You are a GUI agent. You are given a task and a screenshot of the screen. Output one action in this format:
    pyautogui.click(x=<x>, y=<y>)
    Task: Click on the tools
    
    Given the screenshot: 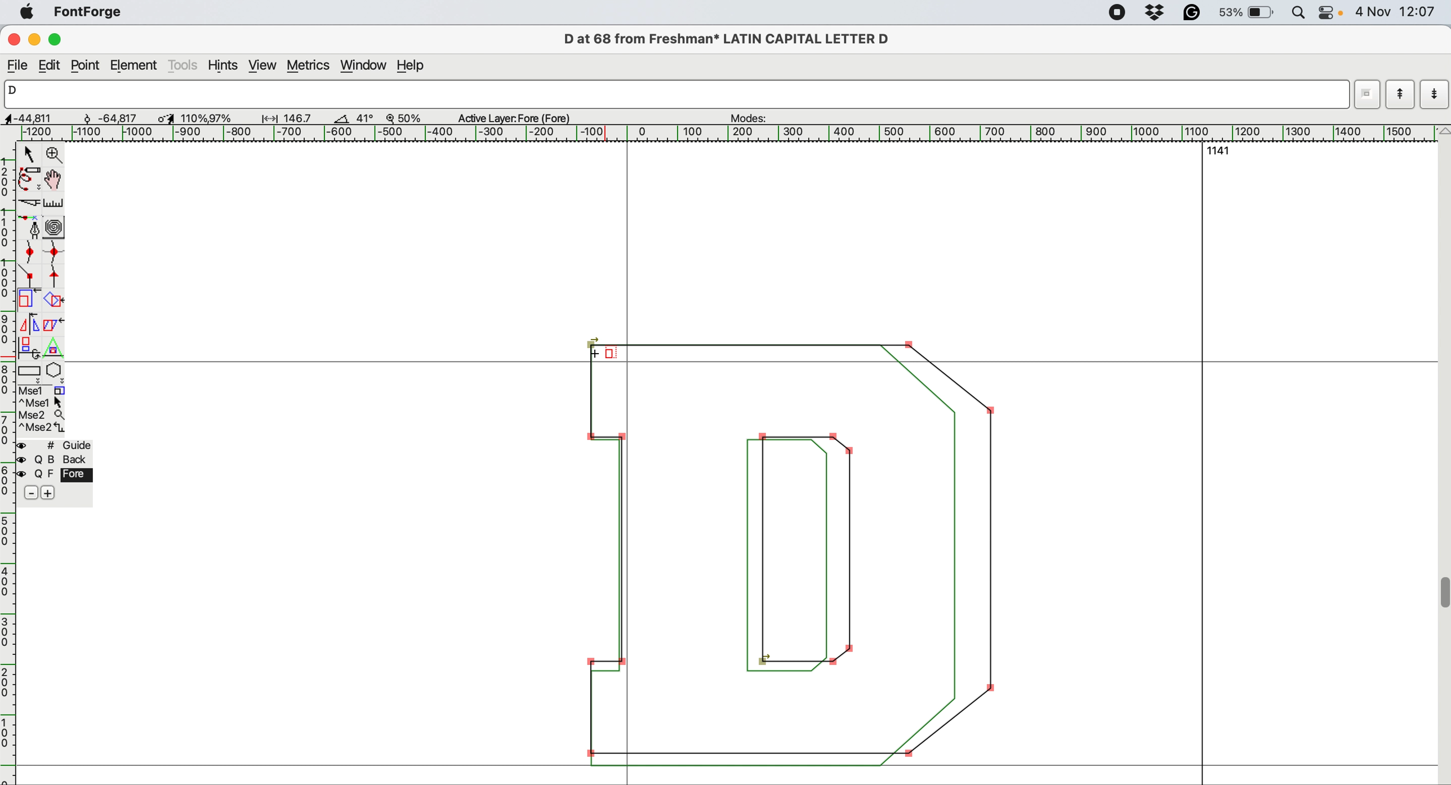 What is the action you would take?
    pyautogui.click(x=184, y=65)
    